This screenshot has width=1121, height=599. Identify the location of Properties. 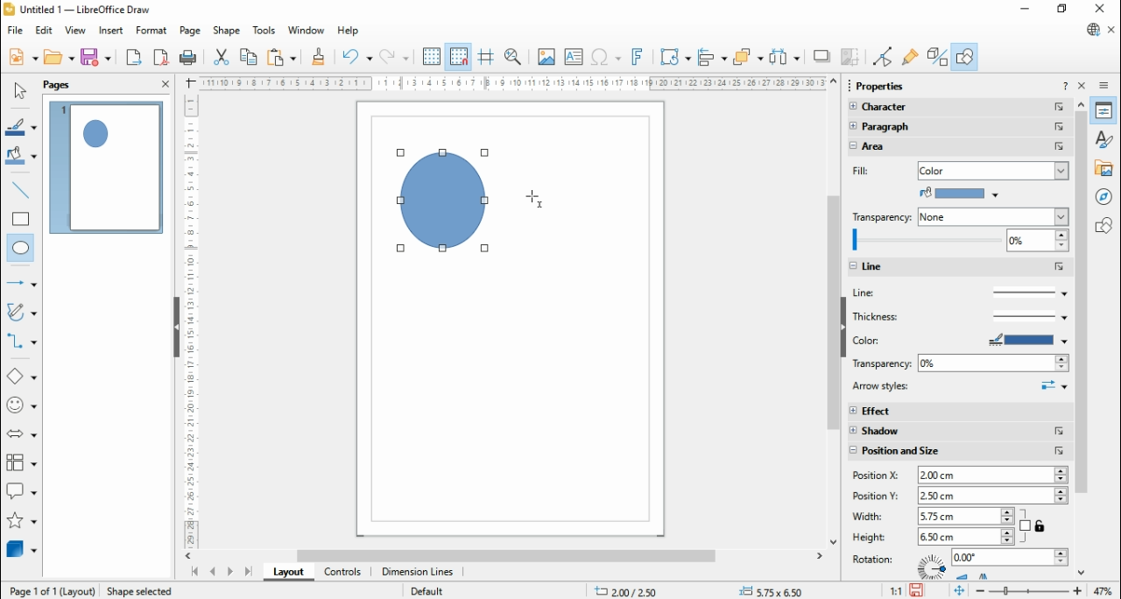
(880, 86).